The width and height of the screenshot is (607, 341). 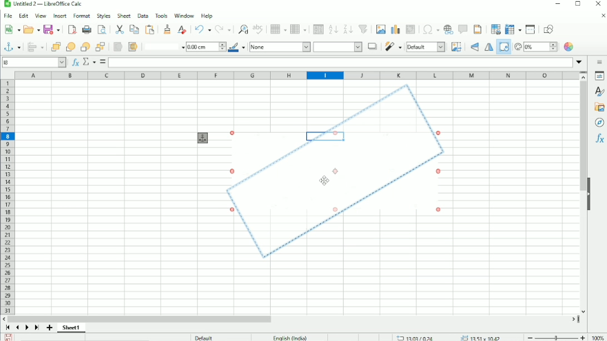 What do you see at coordinates (223, 29) in the screenshot?
I see `Redo` at bounding box center [223, 29].